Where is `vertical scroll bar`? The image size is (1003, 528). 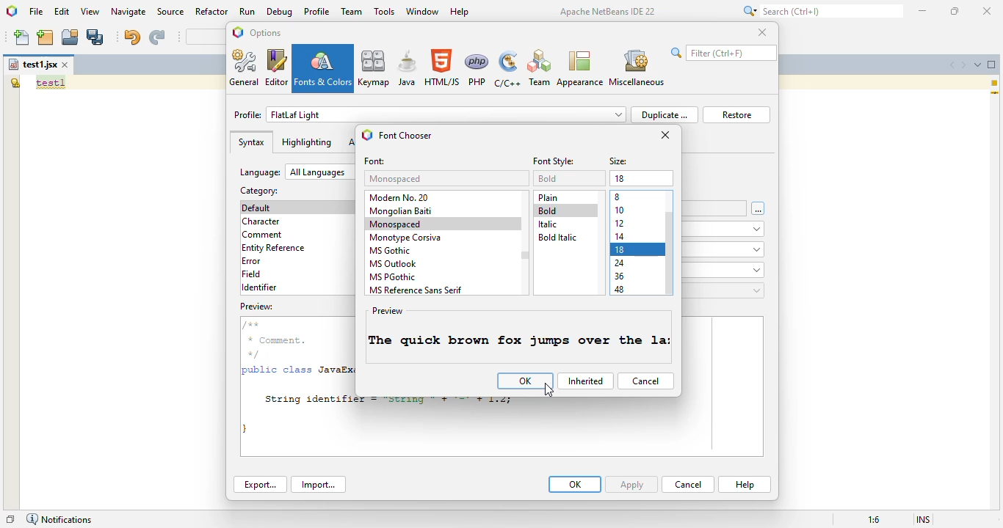
vertical scroll bar is located at coordinates (525, 254).